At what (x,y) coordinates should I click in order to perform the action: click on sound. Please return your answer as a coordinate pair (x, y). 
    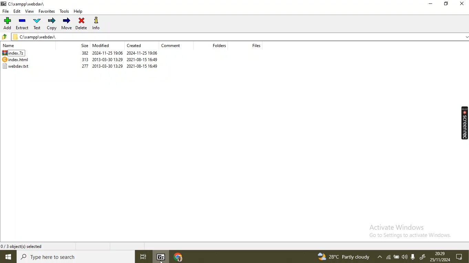
    Looking at the image, I should click on (413, 257).